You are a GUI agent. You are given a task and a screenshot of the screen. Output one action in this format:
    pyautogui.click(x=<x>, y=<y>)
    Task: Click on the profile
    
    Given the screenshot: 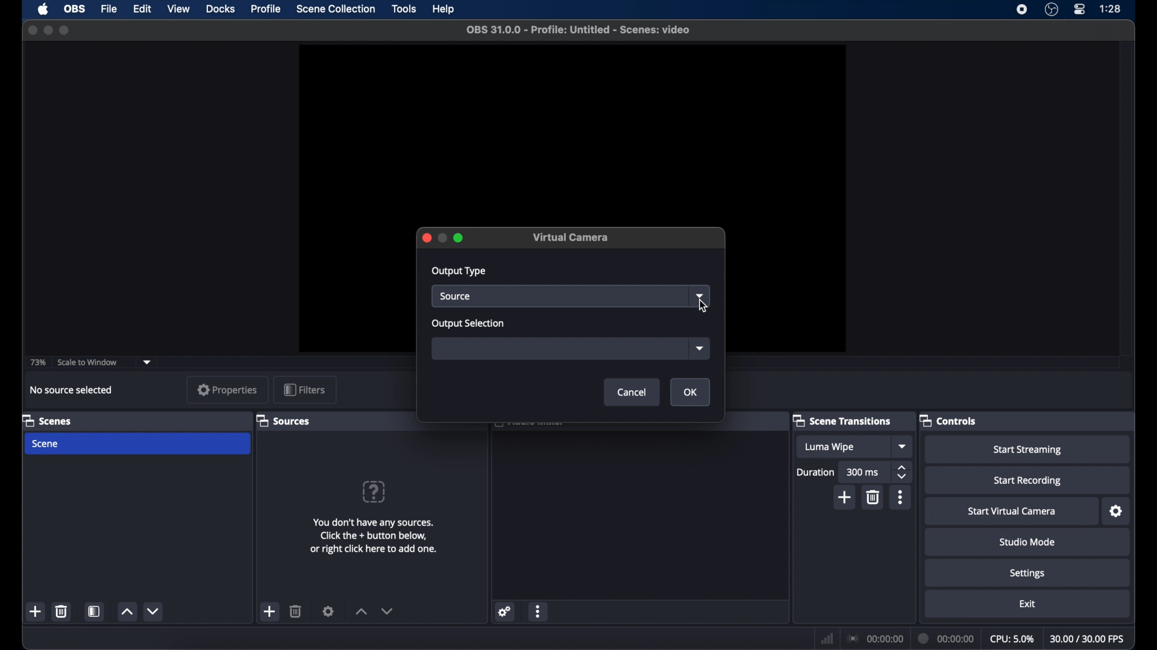 What is the action you would take?
    pyautogui.click(x=266, y=9)
    